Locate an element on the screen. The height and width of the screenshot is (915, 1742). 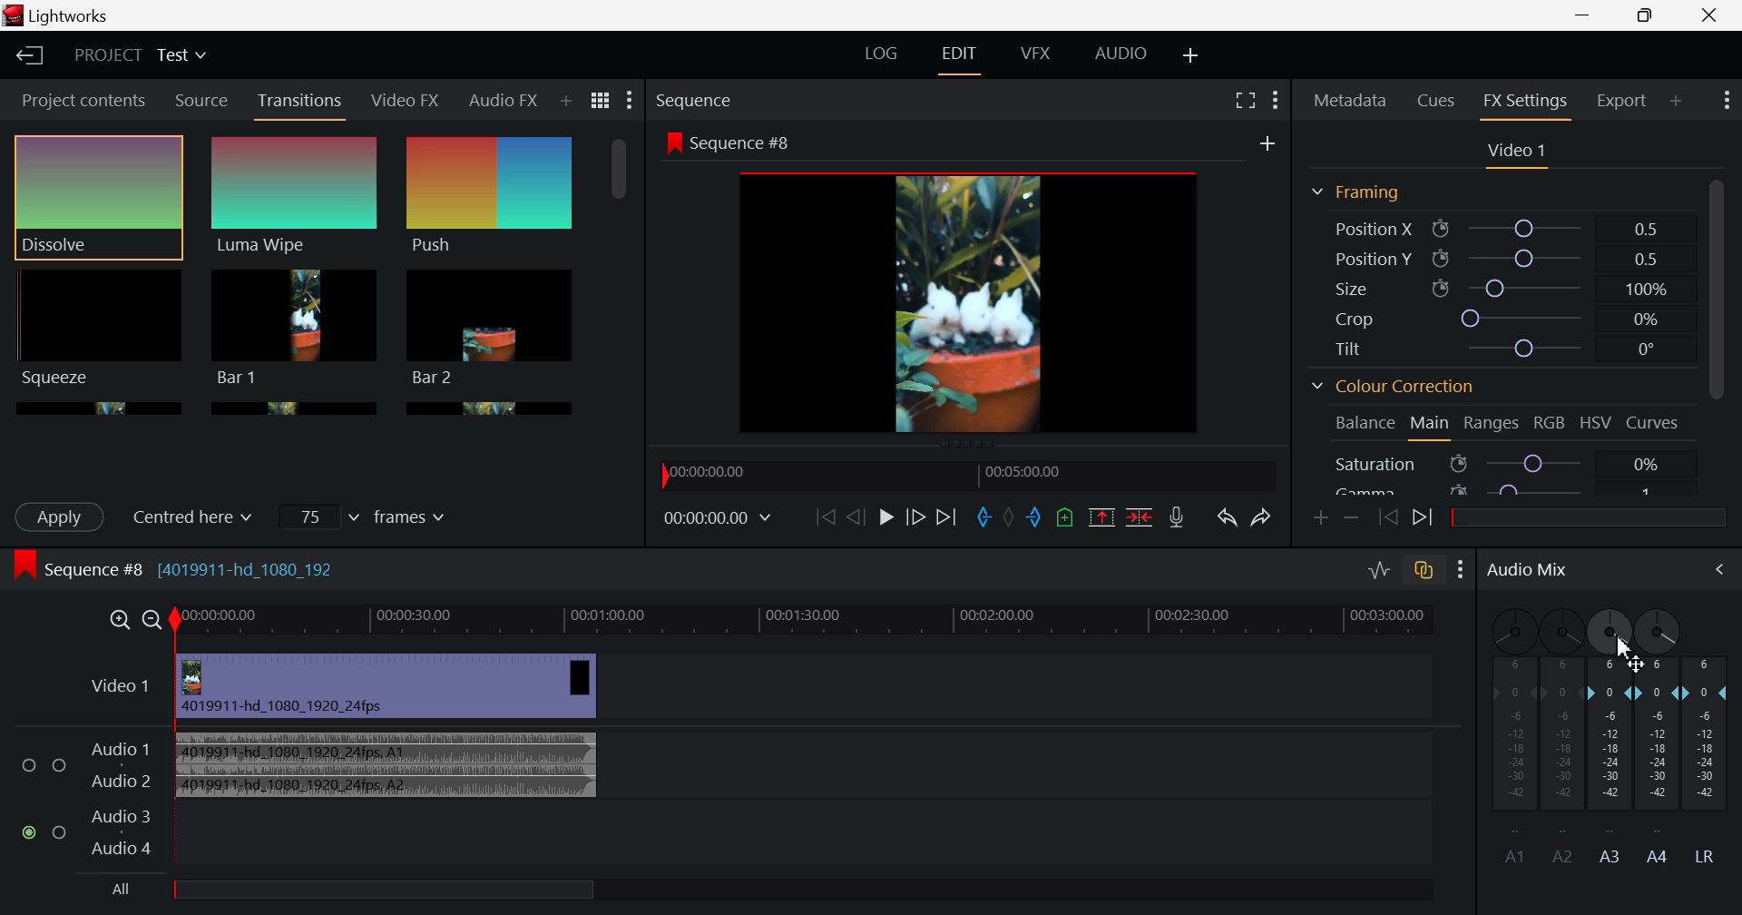
Video Input is located at coordinates (376, 686).